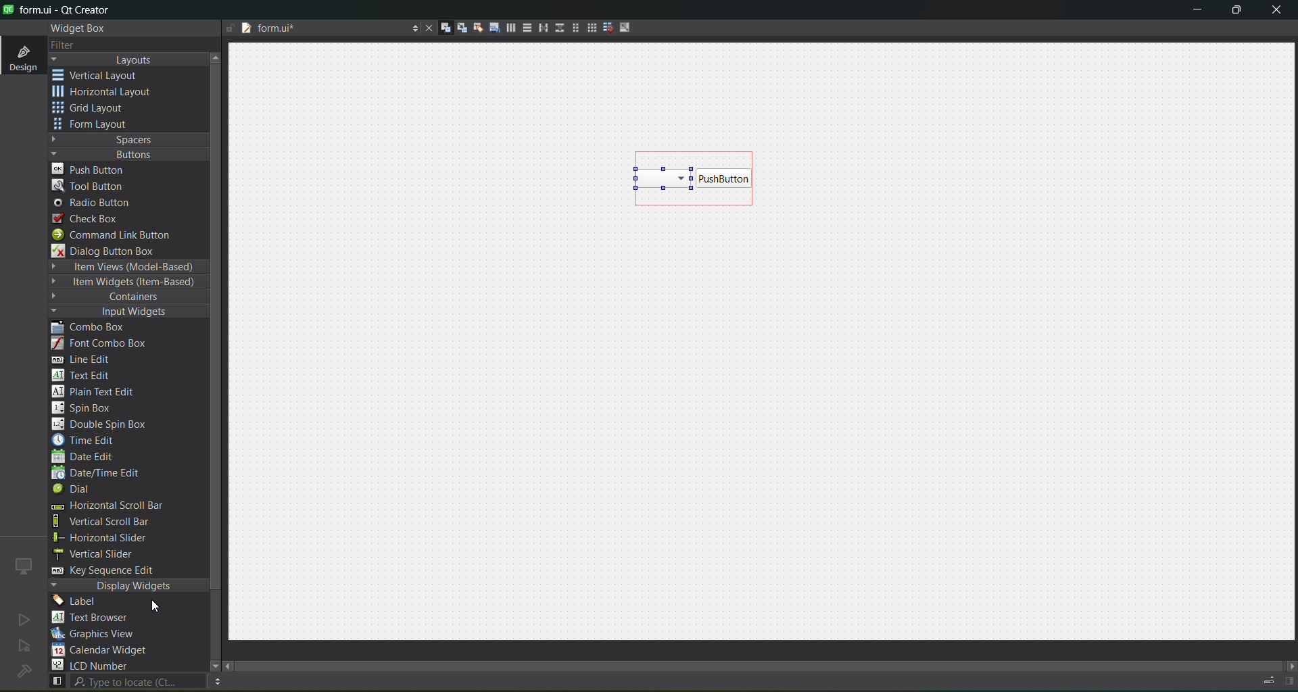 The width and height of the screenshot is (1298, 692). What do you see at coordinates (769, 662) in the screenshot?
I see `scroll bar` at bounding box center [769, 662].